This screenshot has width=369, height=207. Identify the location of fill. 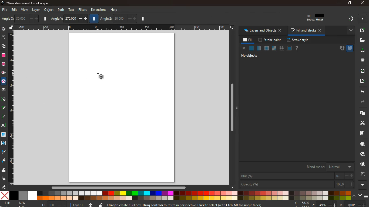
(247, 40).